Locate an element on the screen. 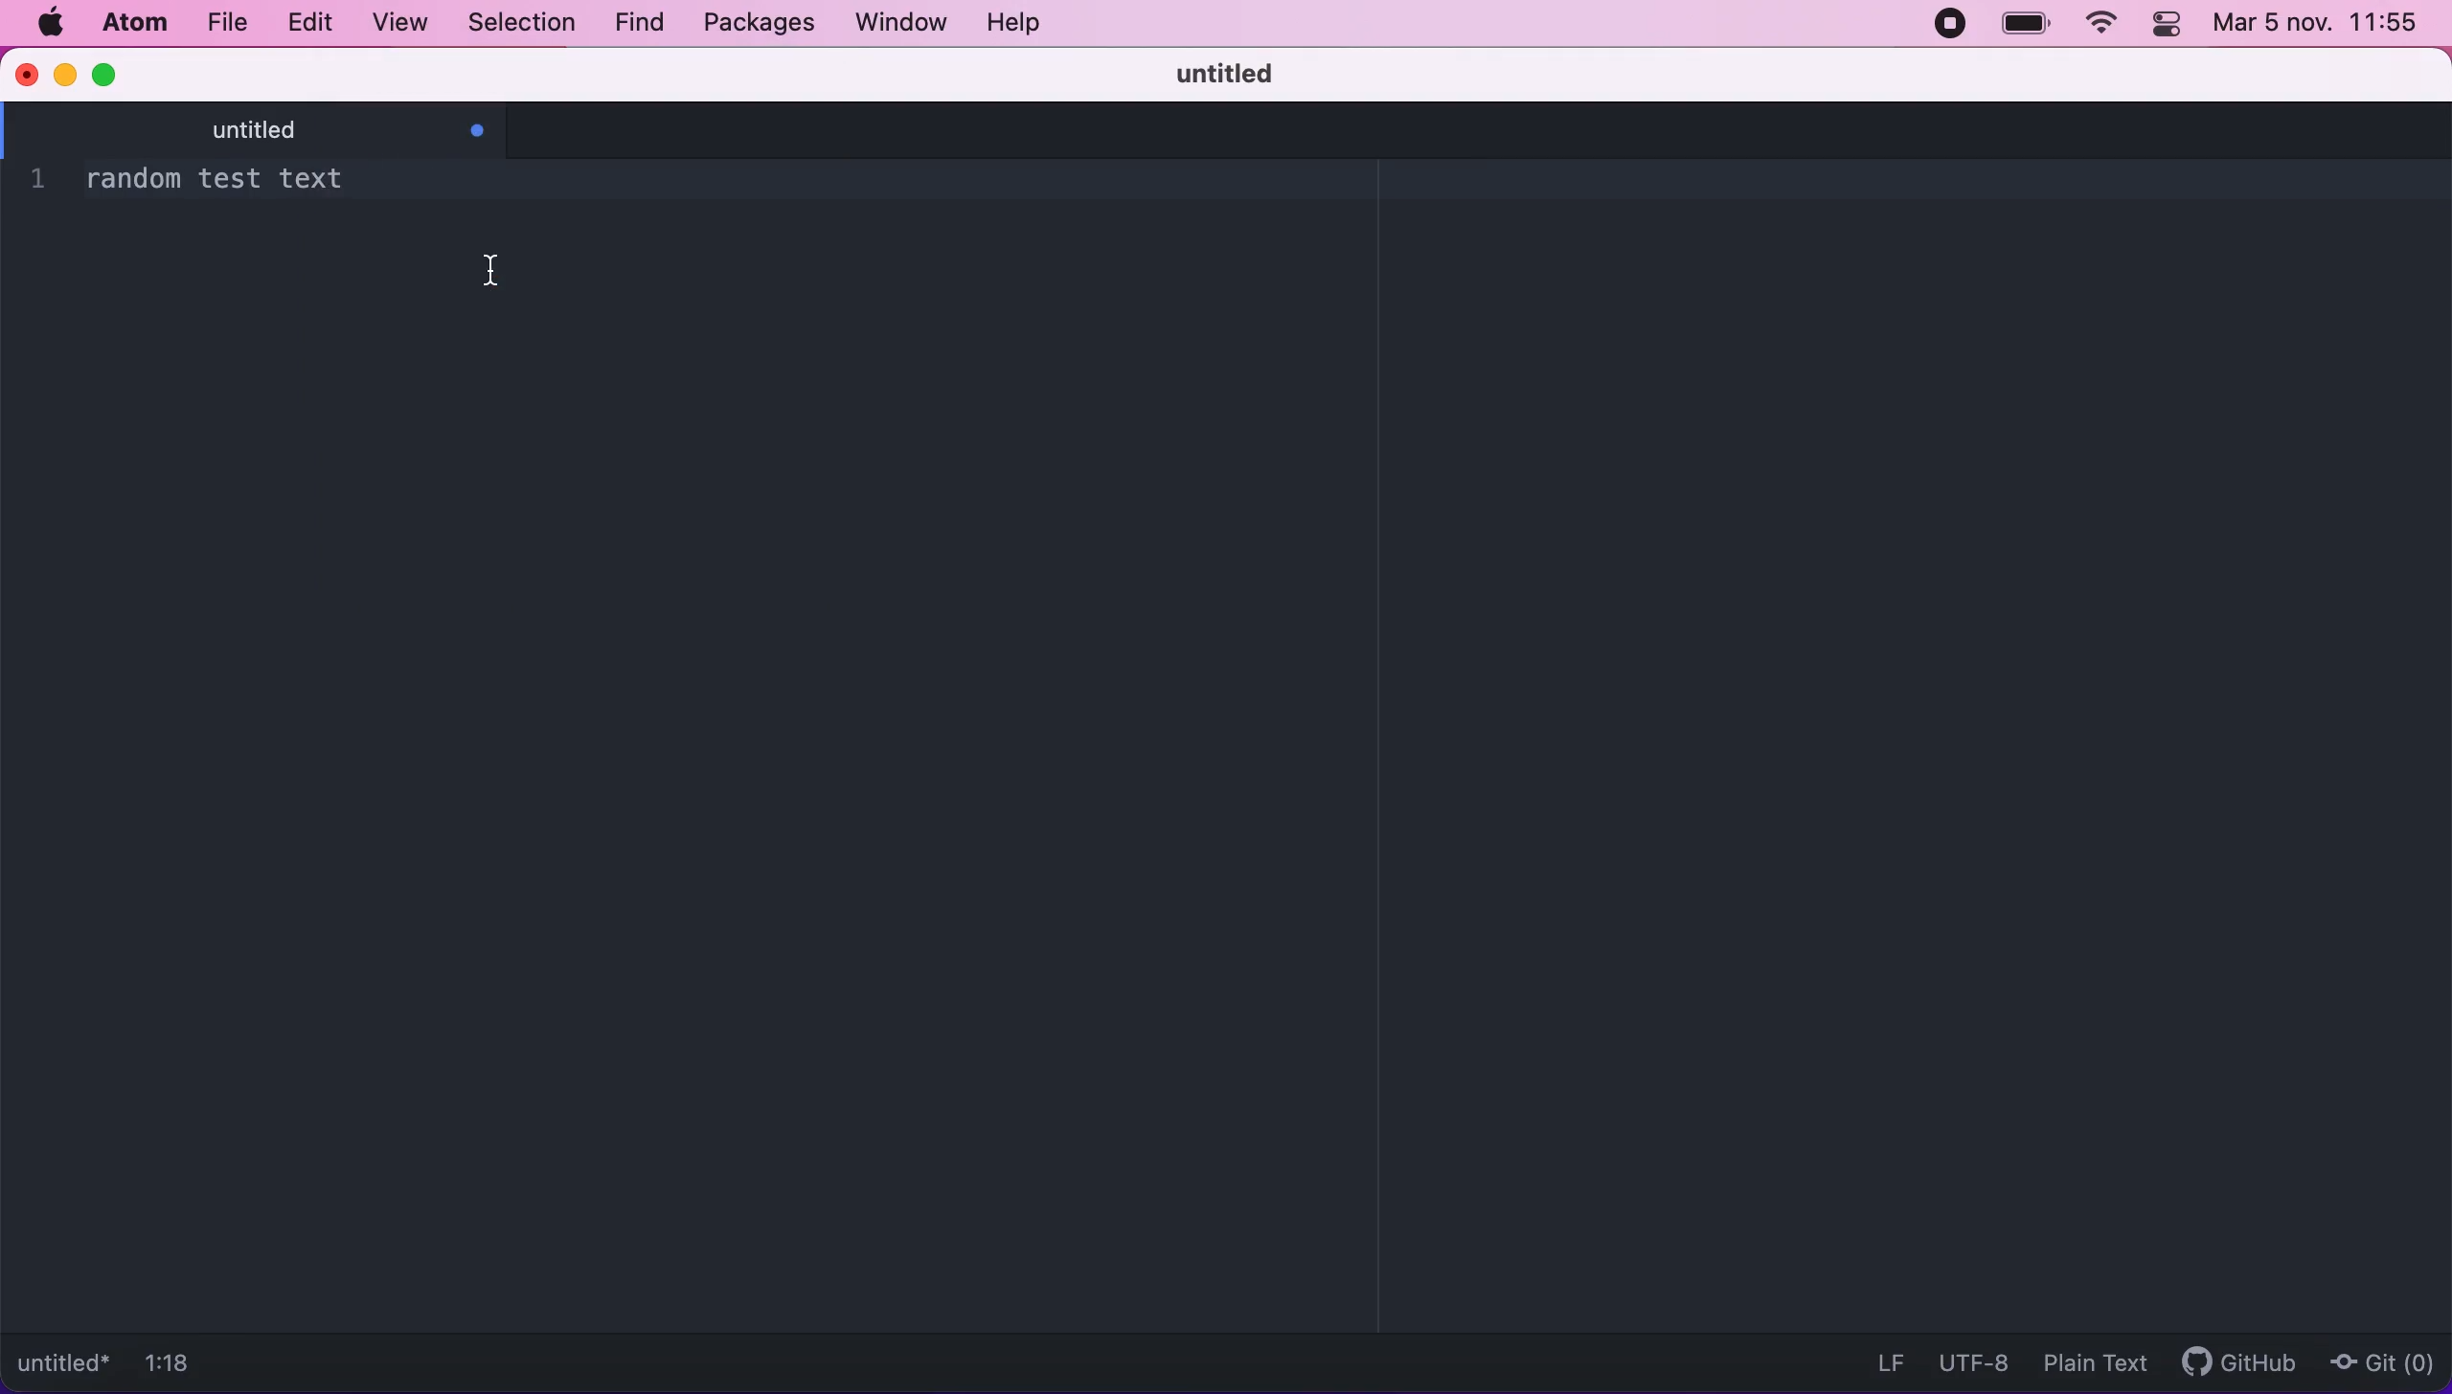  recording stopped is located at coordinates (1944, 26).